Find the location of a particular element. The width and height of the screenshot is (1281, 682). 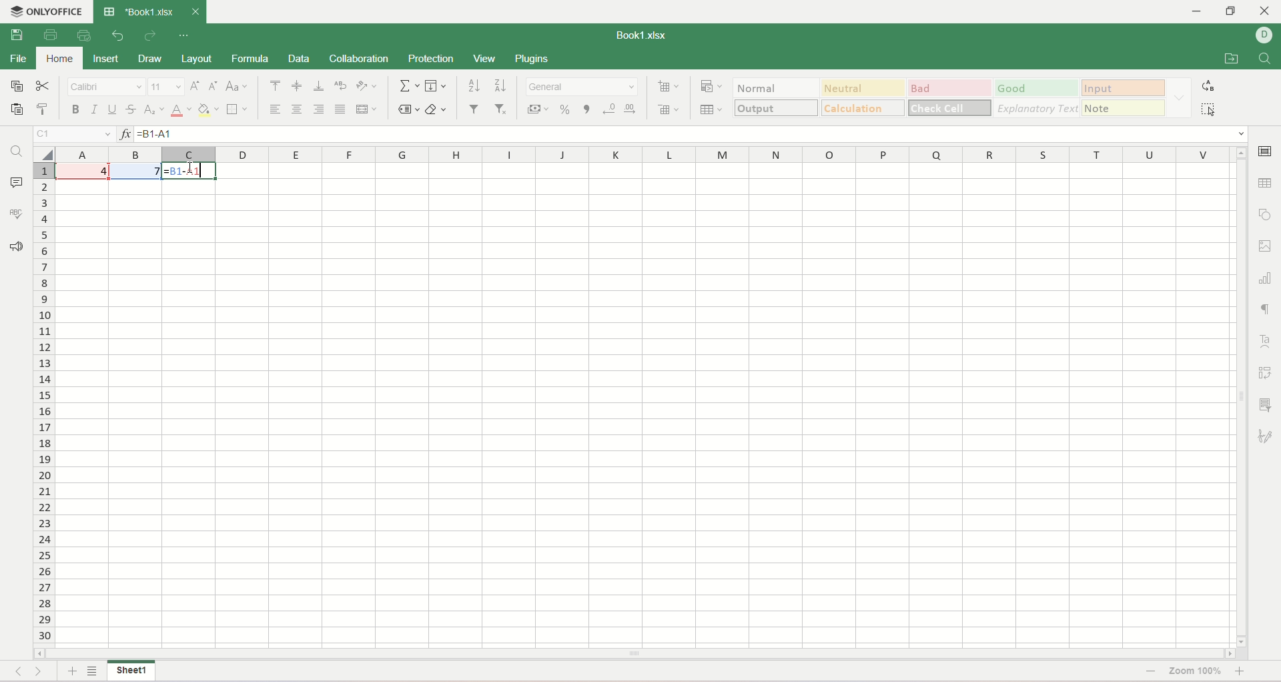

remove filter is located at coordinates (504, 109).